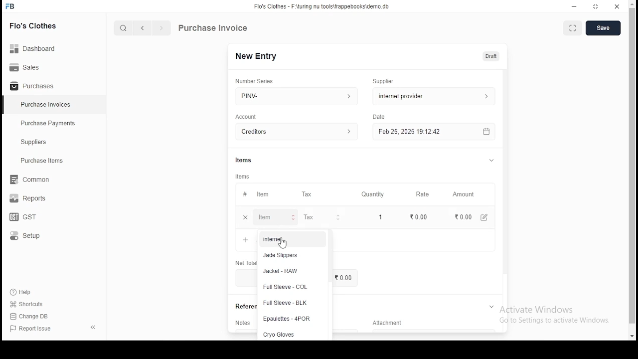 The image size is (638, 359). Describe the element at coordinates (632, 337) in the screenshot. I see `down arrow` at that location.